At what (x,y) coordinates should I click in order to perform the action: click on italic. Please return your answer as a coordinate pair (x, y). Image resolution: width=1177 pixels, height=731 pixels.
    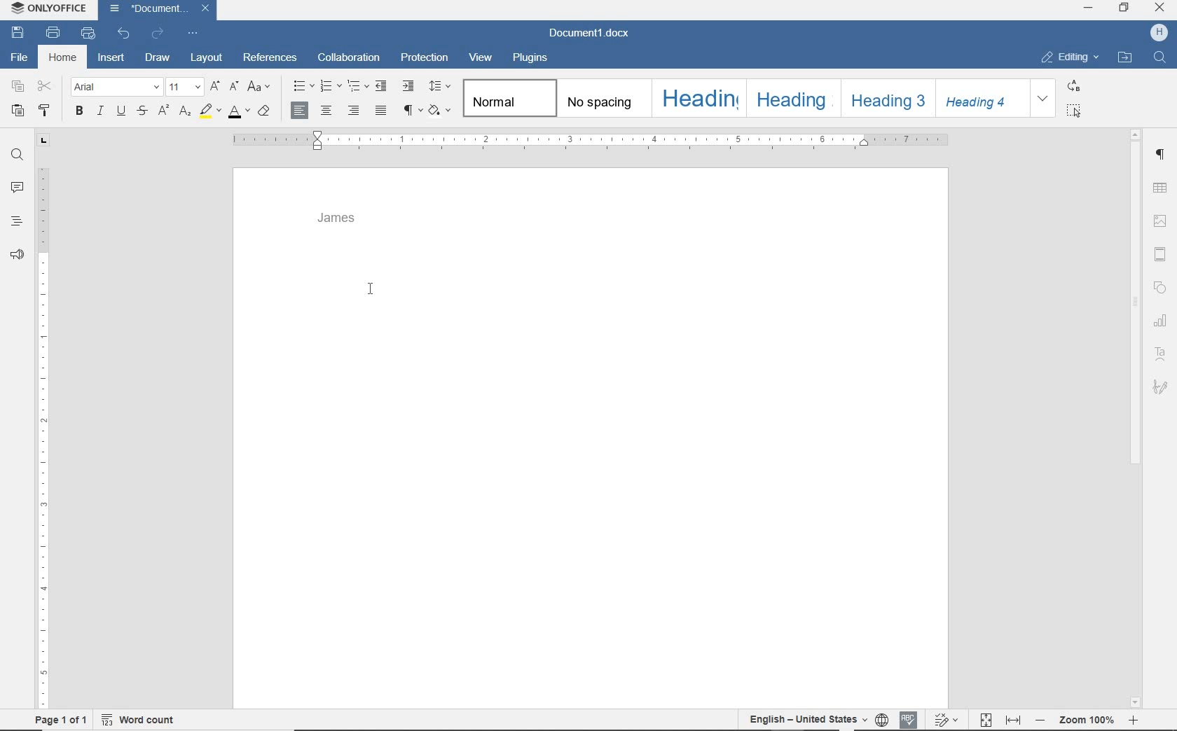
    Looking at the image, I should click on (99, 112).